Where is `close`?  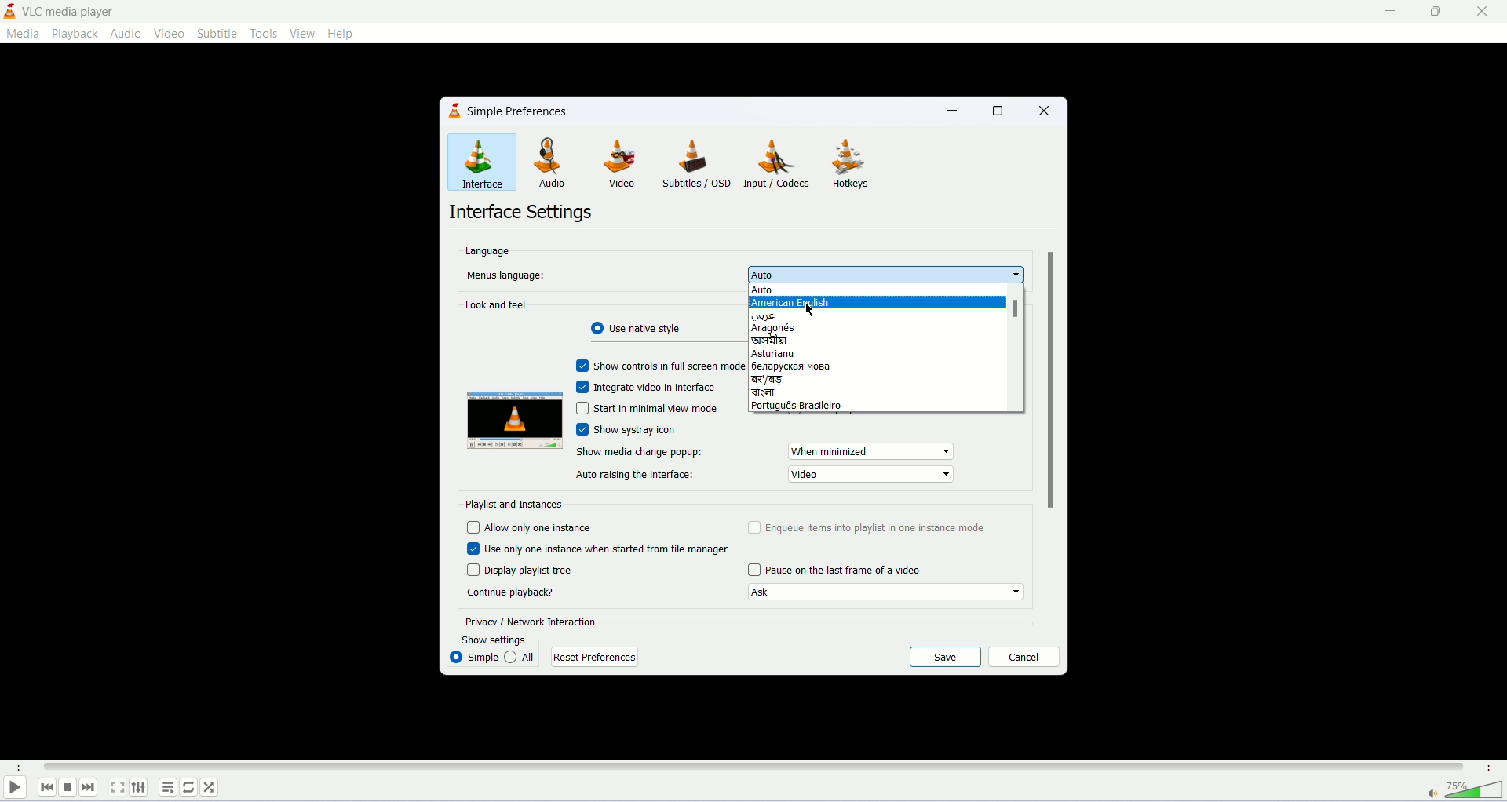
close is located at coordinates (1483, 10).